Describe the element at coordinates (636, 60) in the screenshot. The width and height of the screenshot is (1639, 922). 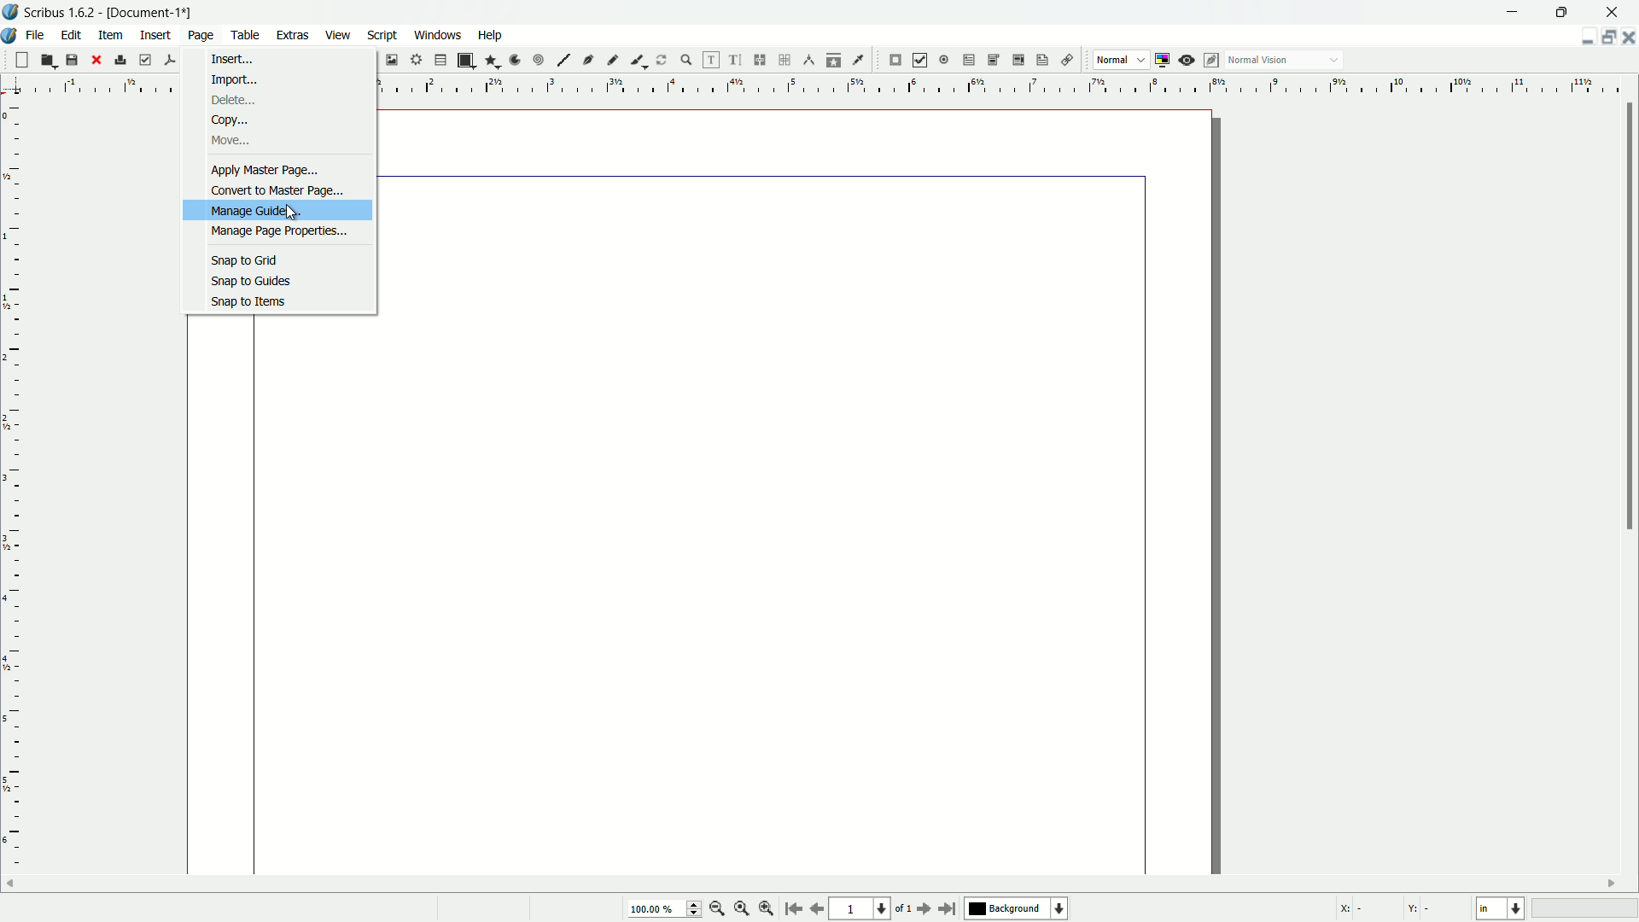
I see `calligraphic item` at that location.